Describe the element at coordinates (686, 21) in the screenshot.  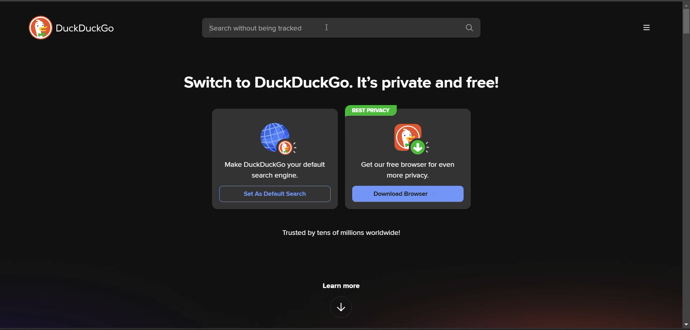
I see `vertical scroll bar` at that location.